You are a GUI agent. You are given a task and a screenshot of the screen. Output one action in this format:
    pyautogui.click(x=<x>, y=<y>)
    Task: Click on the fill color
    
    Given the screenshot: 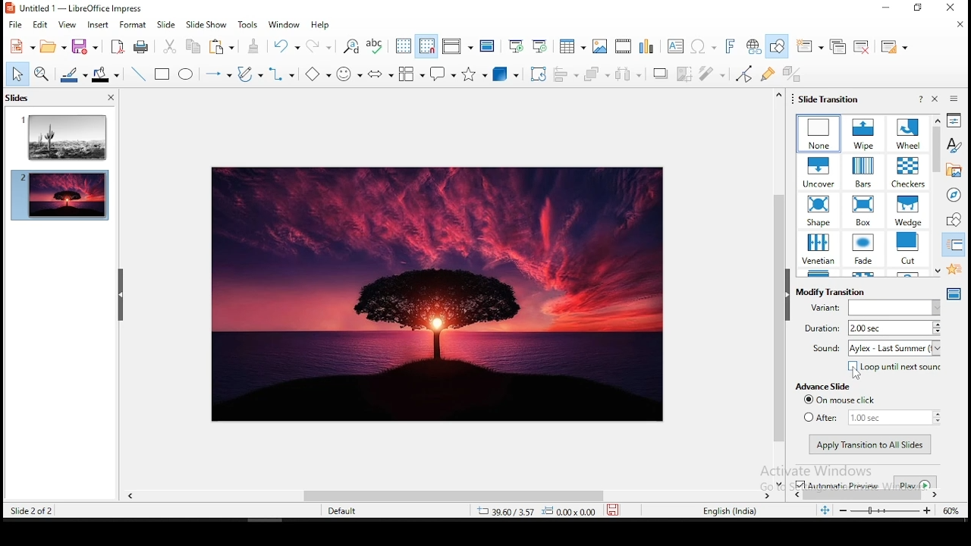 What is the action you would take?
    pyautogui.click(x=105, y=74)
    